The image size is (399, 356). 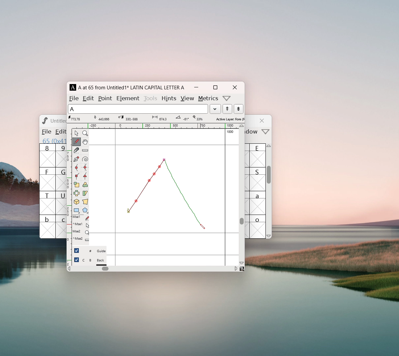 I want to click on coordinates of cursor destination, so click(x=127, y=118).